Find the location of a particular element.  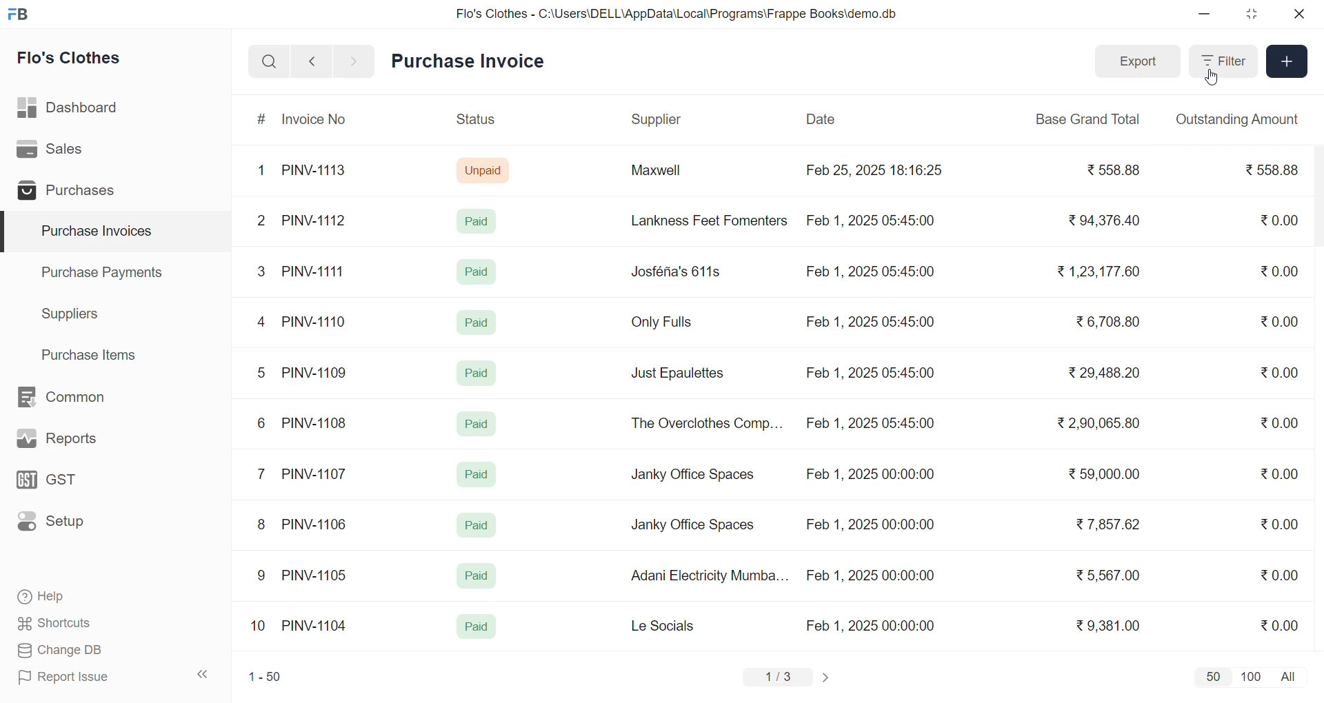

Lankness Feet Fomenters is located at coordinates (701, 221).